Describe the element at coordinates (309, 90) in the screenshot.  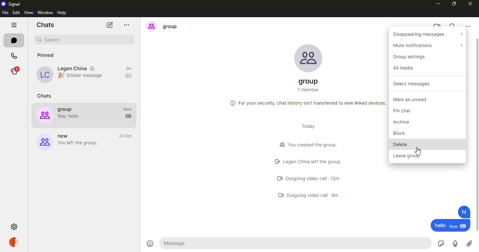
I see `1 member` at that location.